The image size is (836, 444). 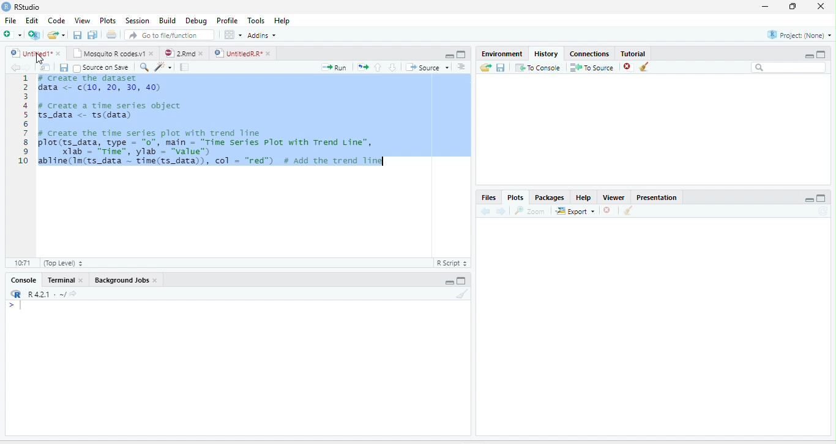 What do you see at coordinates (531, 210) in the screenshot?
I see `Zoom` at bounding box center [531, 210].